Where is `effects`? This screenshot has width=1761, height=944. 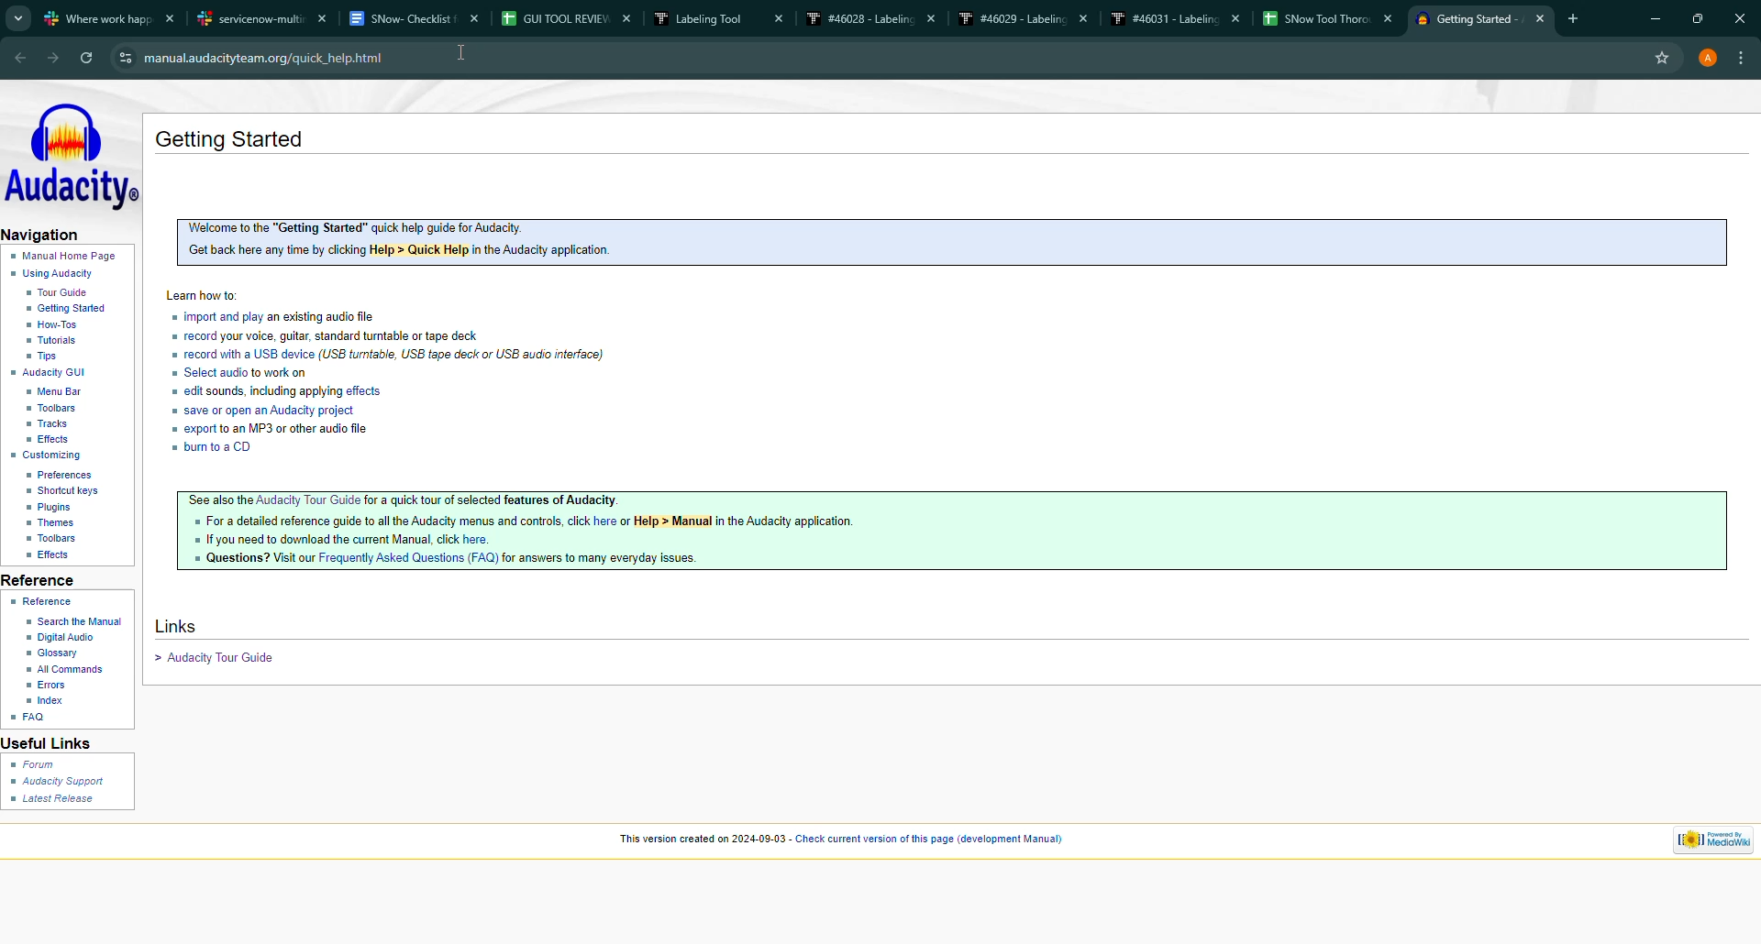 effects is located at coordinates (369, 391).